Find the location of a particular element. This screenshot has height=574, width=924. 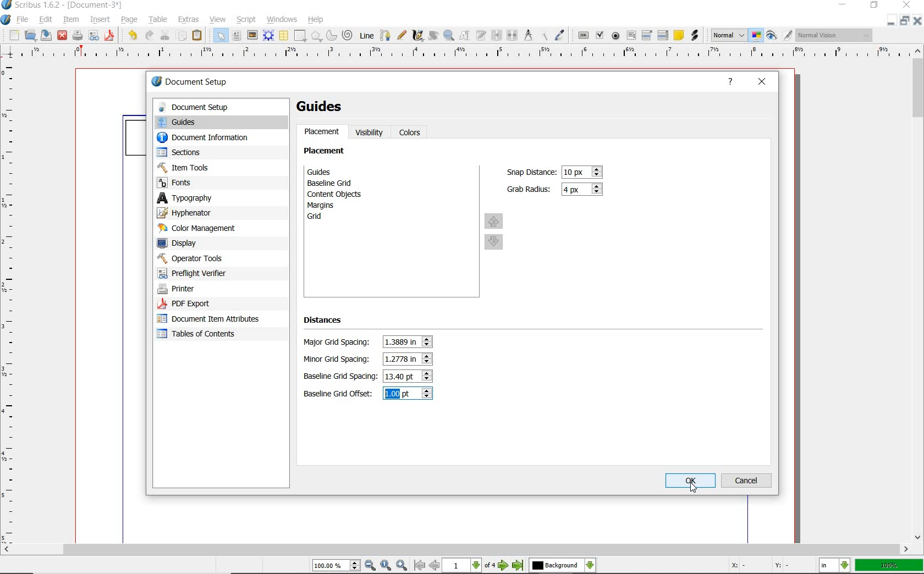

close is located at coordinates (919, 20).